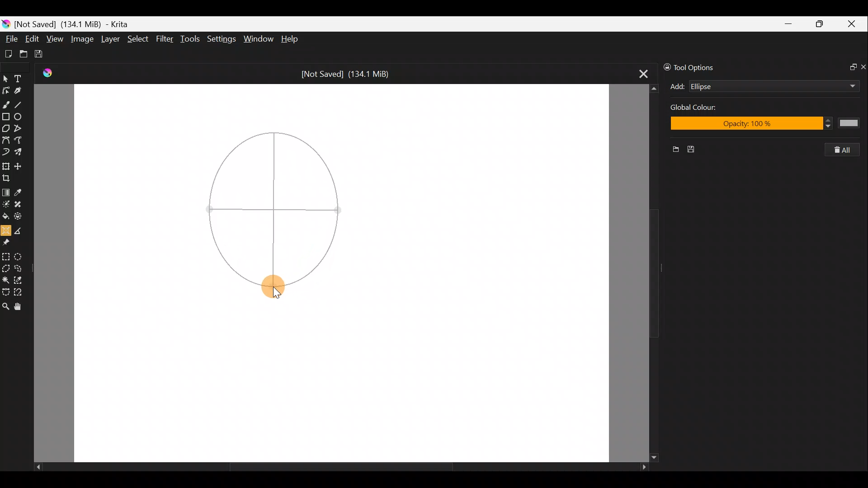 The width and height of the screenshot is (868, 488). Describe the element at coordinates (5, 117) in the screenshot. I see `Rectangle` at that location.